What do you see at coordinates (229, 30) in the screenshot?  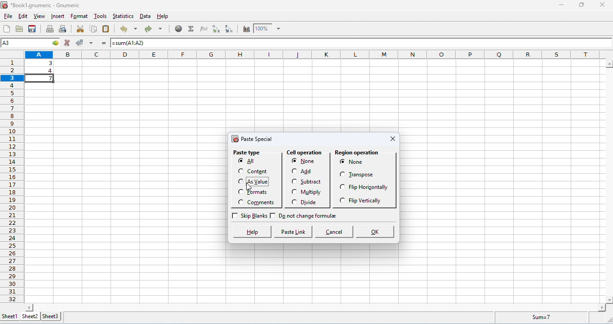 I see `sort descending` at bounding box center [229, 30].